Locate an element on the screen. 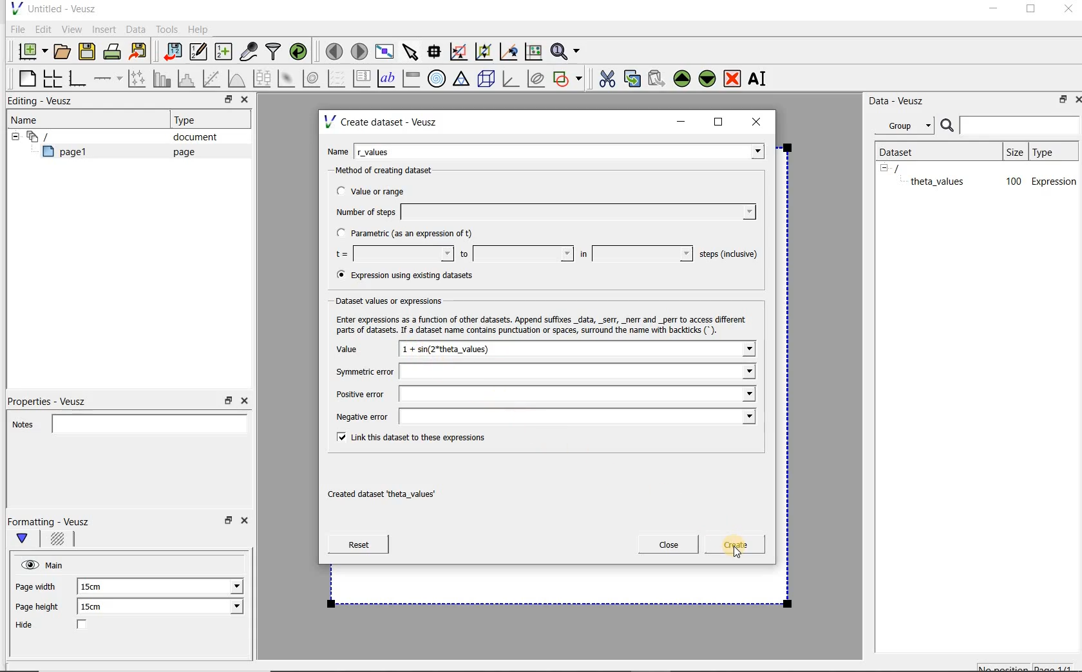 This screenshot has width=1082, height=672. Edit is located at coordinates (43, 29).